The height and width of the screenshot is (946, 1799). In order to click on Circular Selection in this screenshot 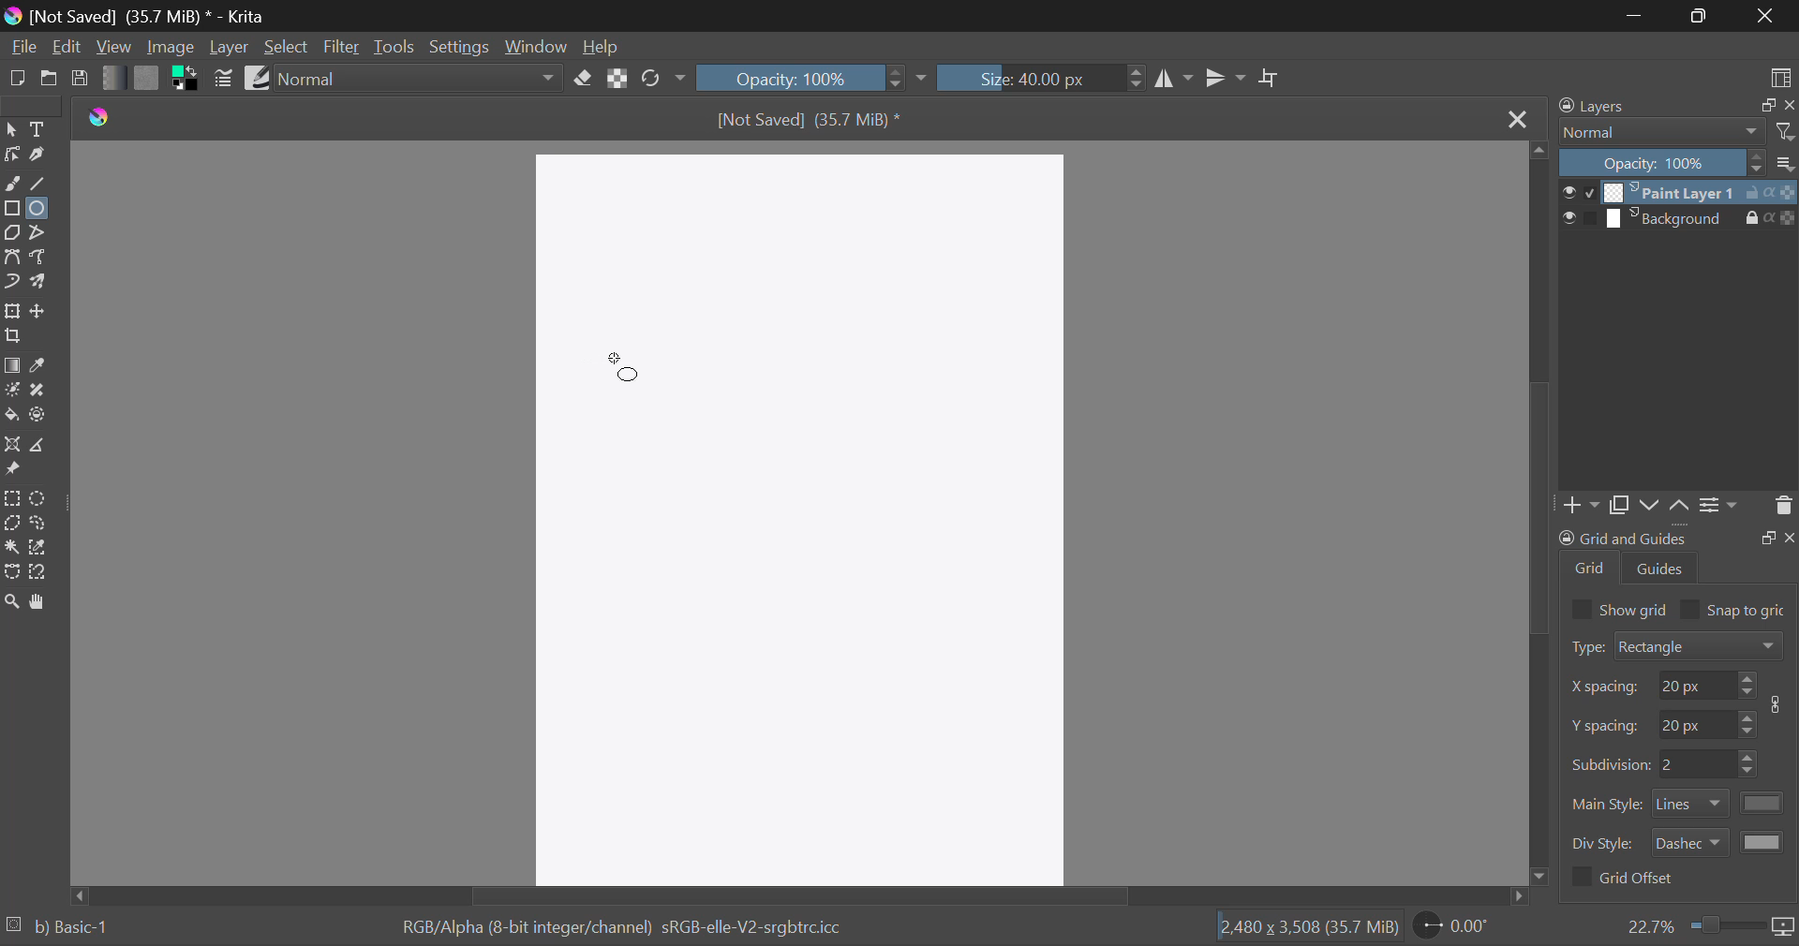, I will do `click(39, 497)`.